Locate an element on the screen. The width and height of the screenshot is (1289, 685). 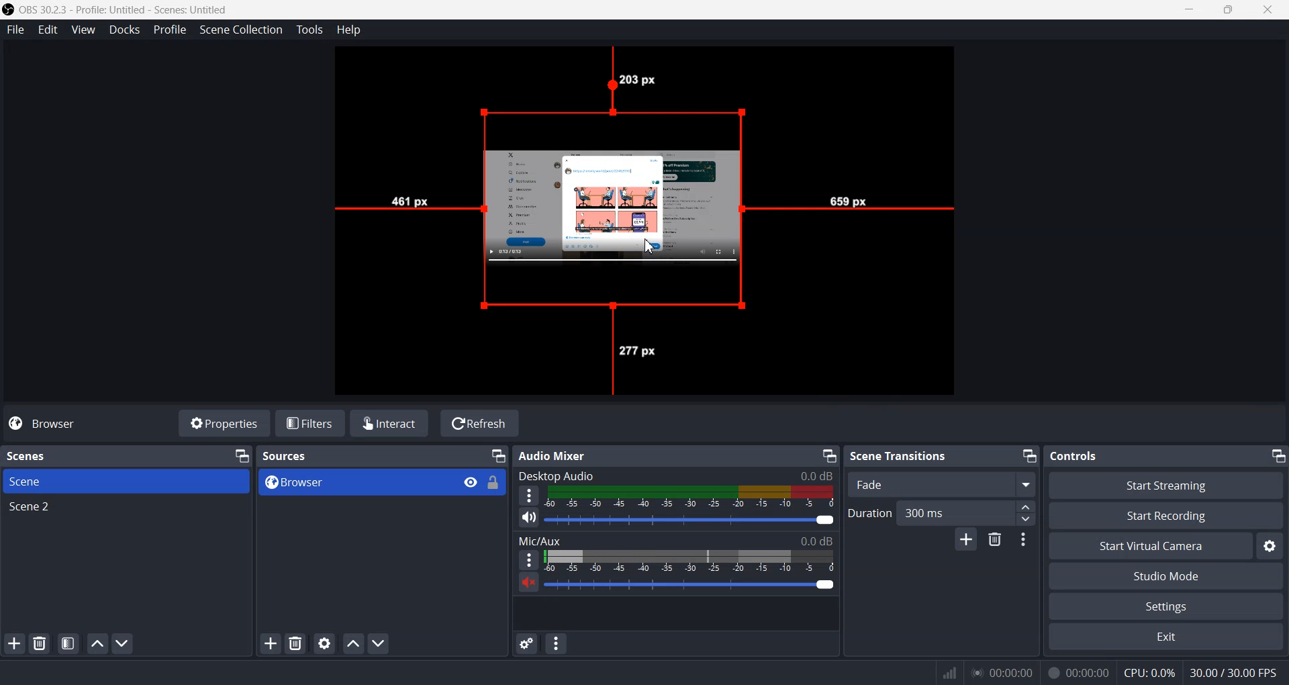
Cursor is located at coordinates (652, 248).